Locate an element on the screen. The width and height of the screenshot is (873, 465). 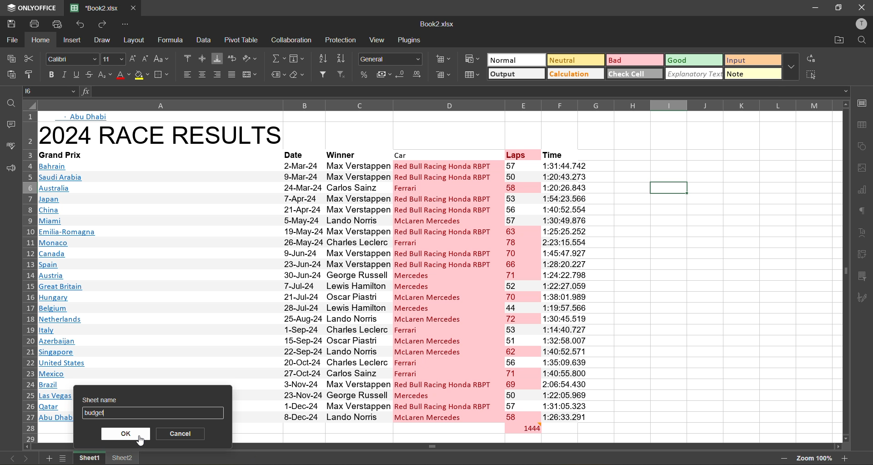
neutral is located at coordinates (575, 61).